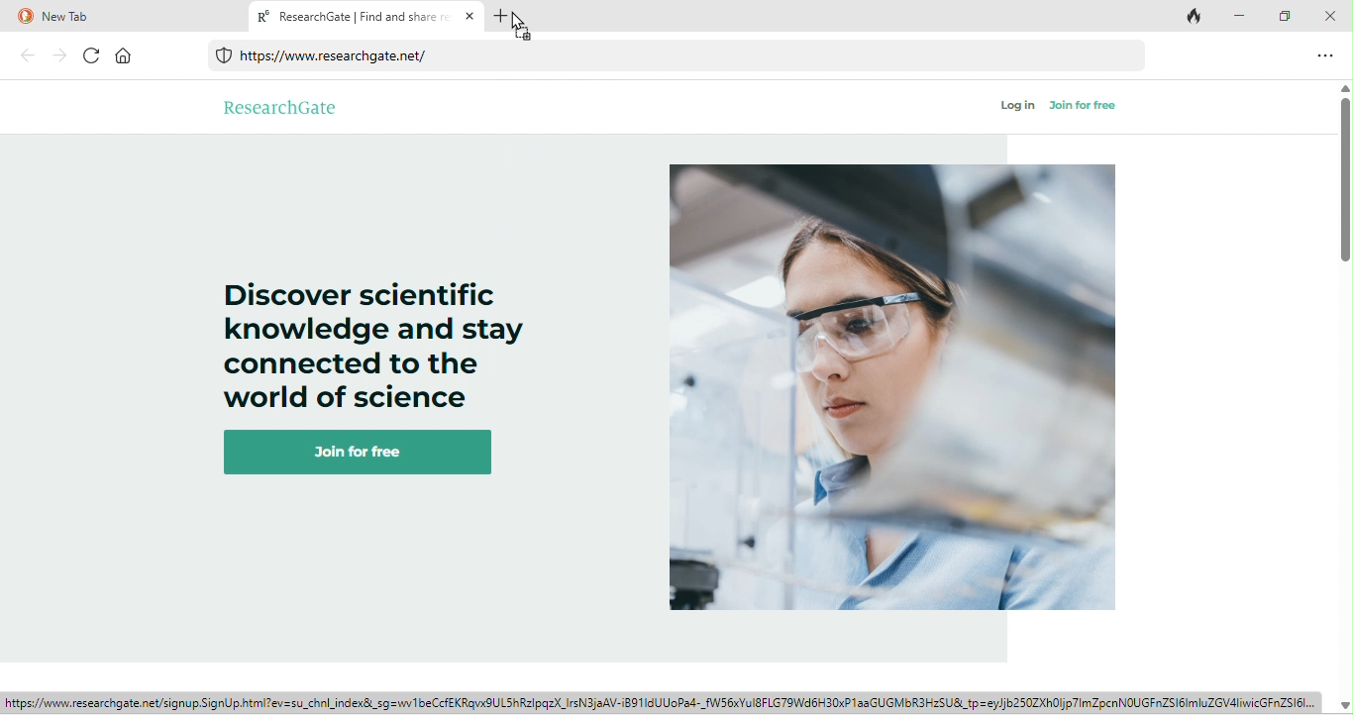 This screenshot has height=715, width=1353. I want to click on https//www.researchgate.net/, so click(682, 56).